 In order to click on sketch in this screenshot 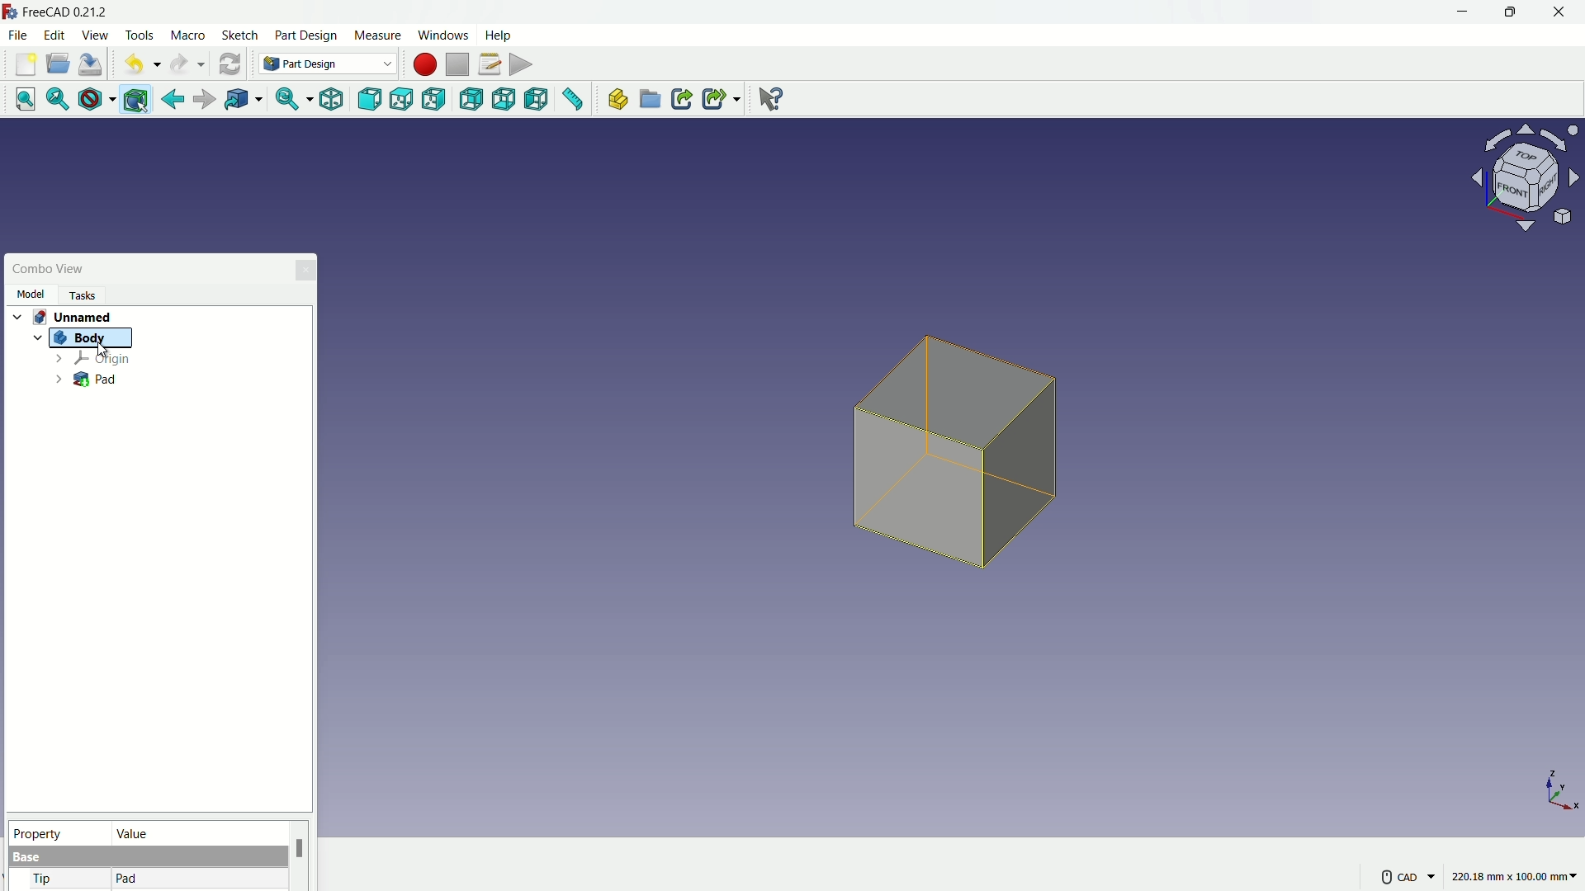, I will do `click(240, 36)`.